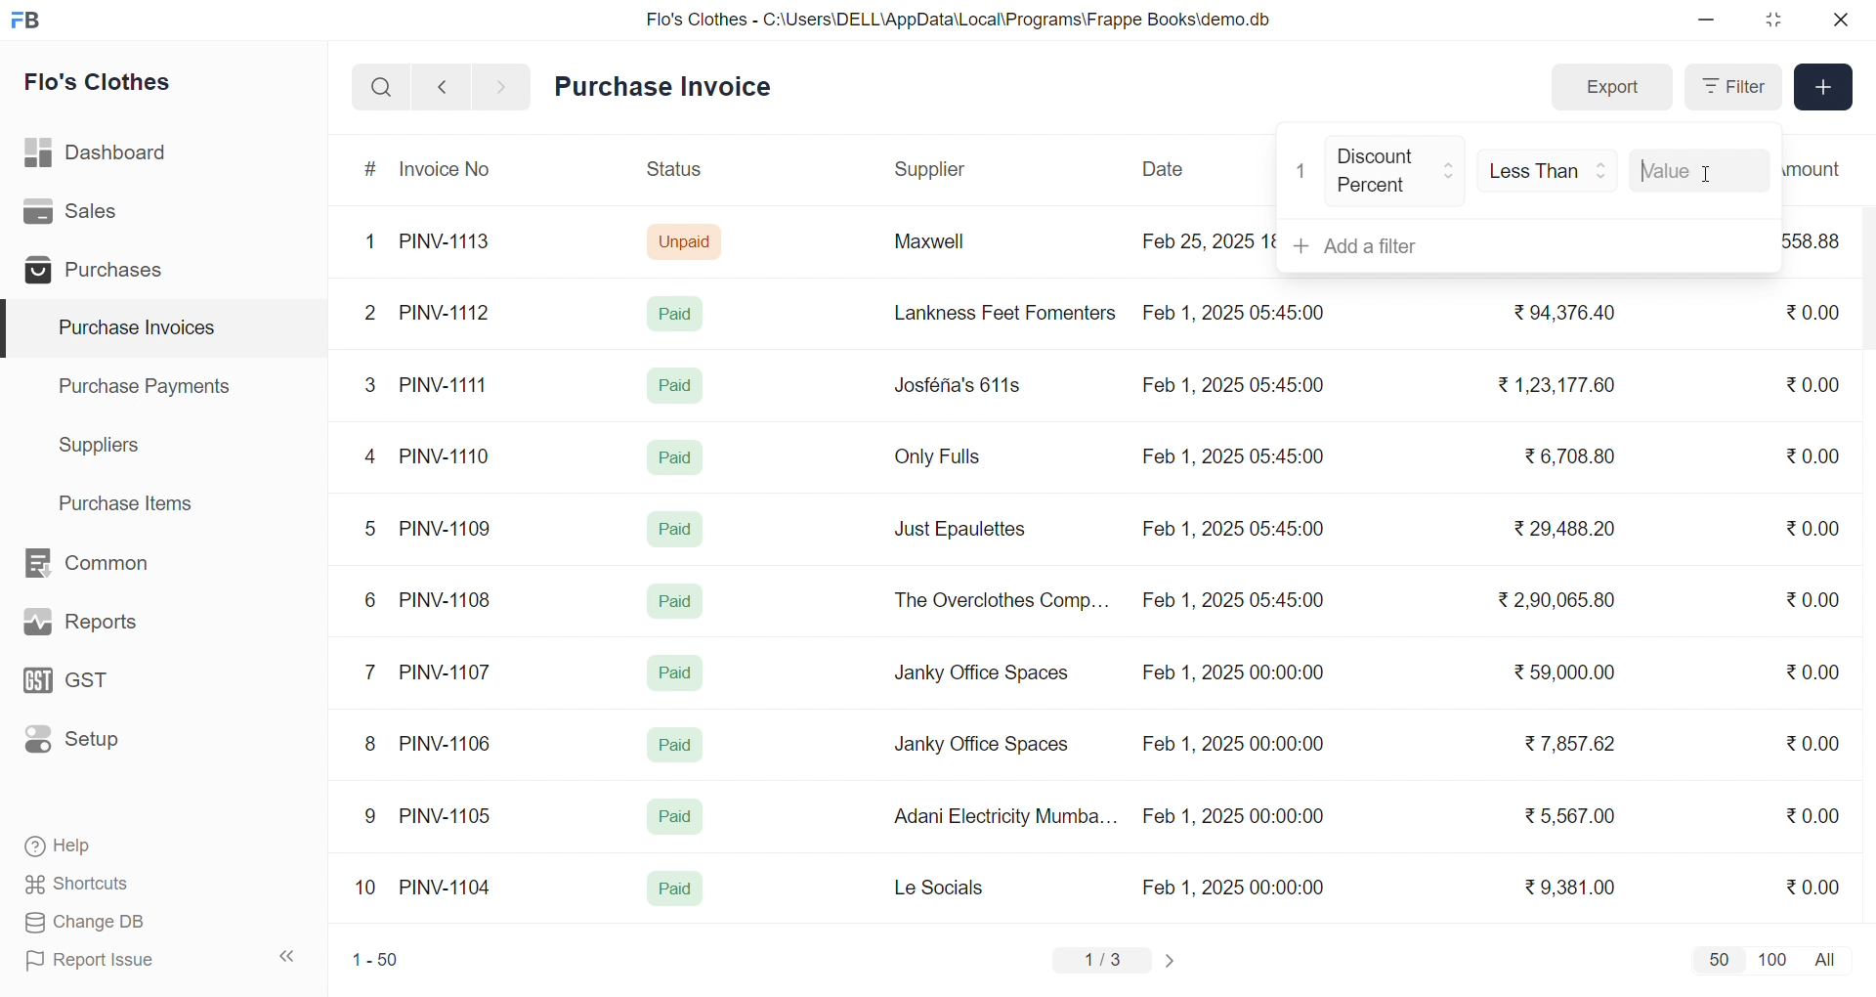 The image size is (1876, 997). I want to click on 1/3, so click(1103, 962).